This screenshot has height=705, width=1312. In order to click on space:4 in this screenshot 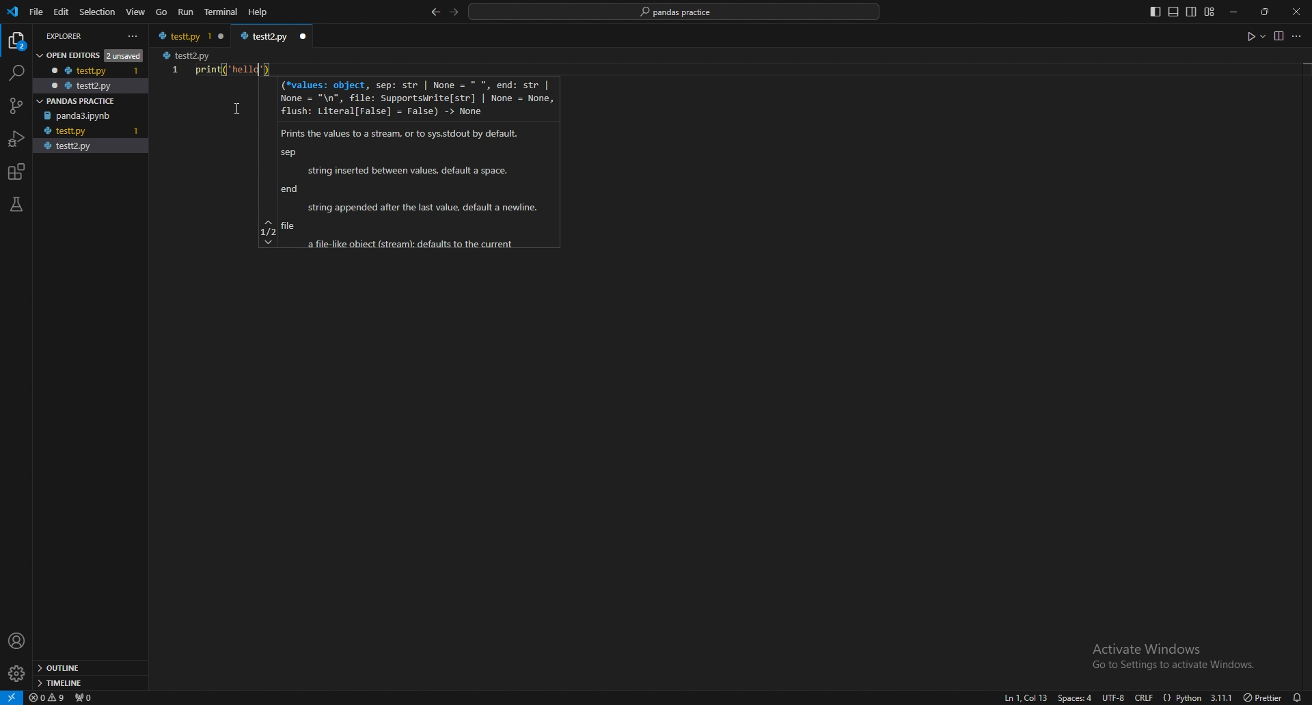, I will do `click(1074, 697)`.